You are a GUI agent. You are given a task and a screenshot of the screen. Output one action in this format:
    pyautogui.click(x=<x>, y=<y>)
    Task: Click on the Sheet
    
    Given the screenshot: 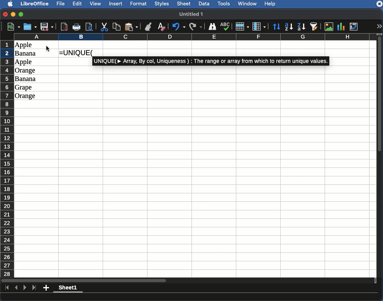 What is the action you would take?
    pyautogui.click(x=184, y=4)
    